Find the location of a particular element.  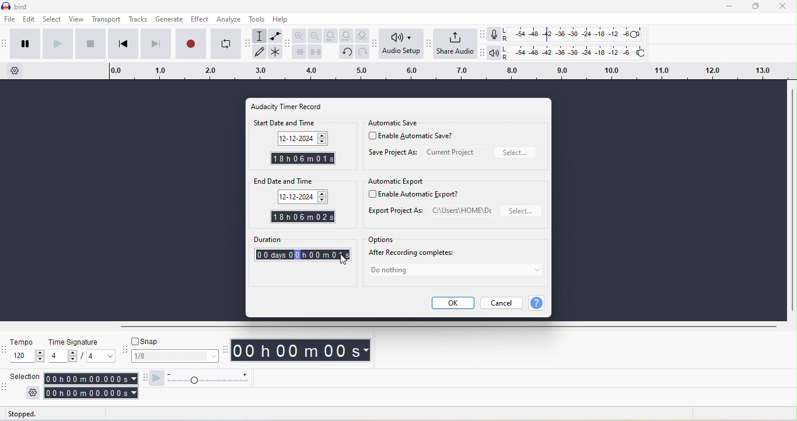

options is located at coordinates (382, 240).